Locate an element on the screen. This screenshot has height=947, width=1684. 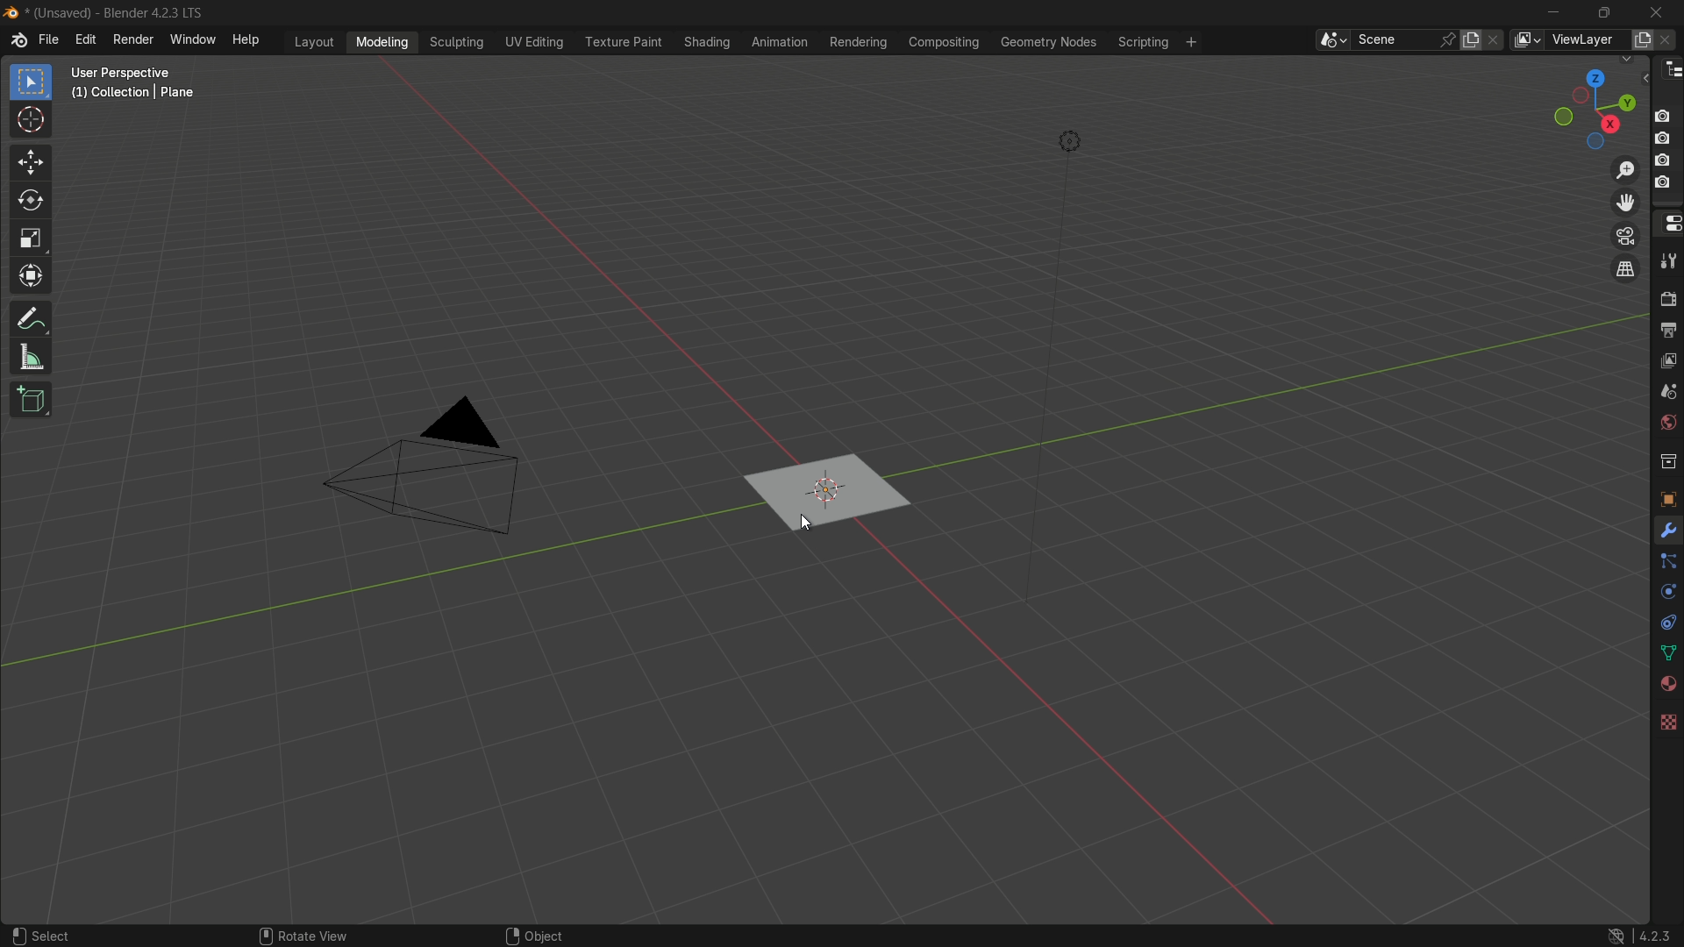
unsaved blender 4.2.3 LTS is located at coordinates (104, 12).